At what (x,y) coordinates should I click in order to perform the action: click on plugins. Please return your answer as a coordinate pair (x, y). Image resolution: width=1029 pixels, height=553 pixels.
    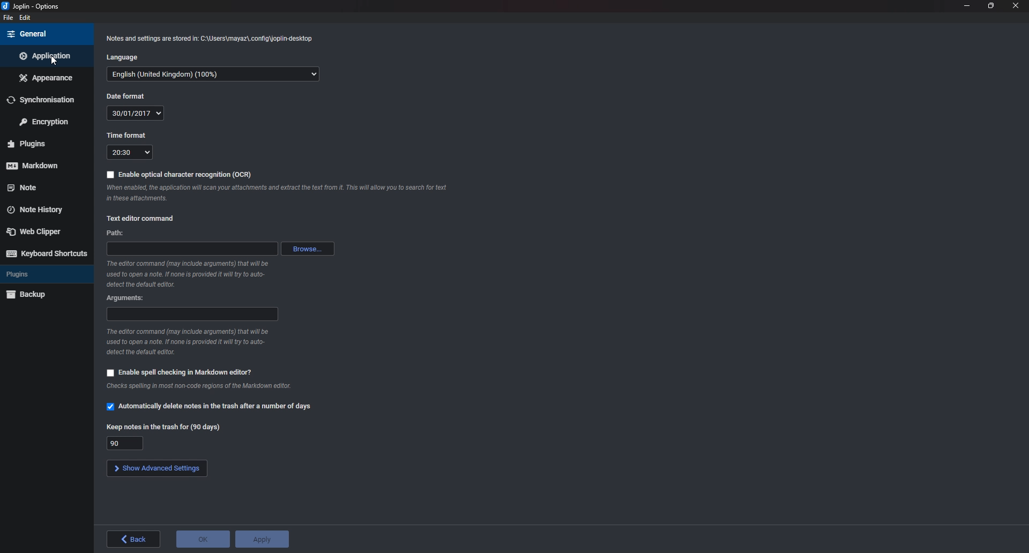
    Looking at the image, I should click on (42, 143).